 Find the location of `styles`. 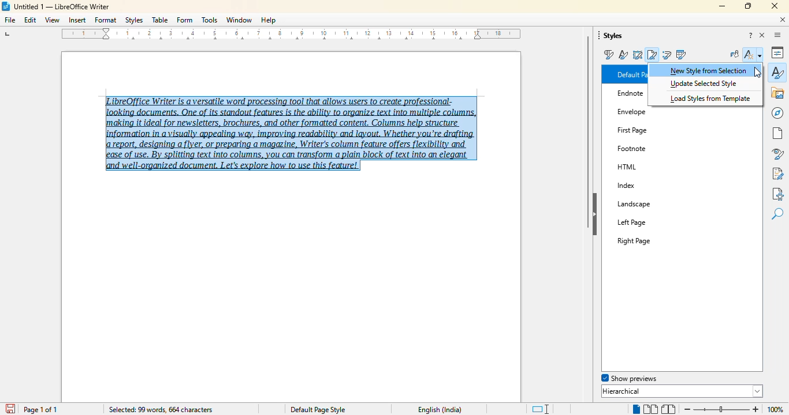

styles is located at coordinates (612, 36).